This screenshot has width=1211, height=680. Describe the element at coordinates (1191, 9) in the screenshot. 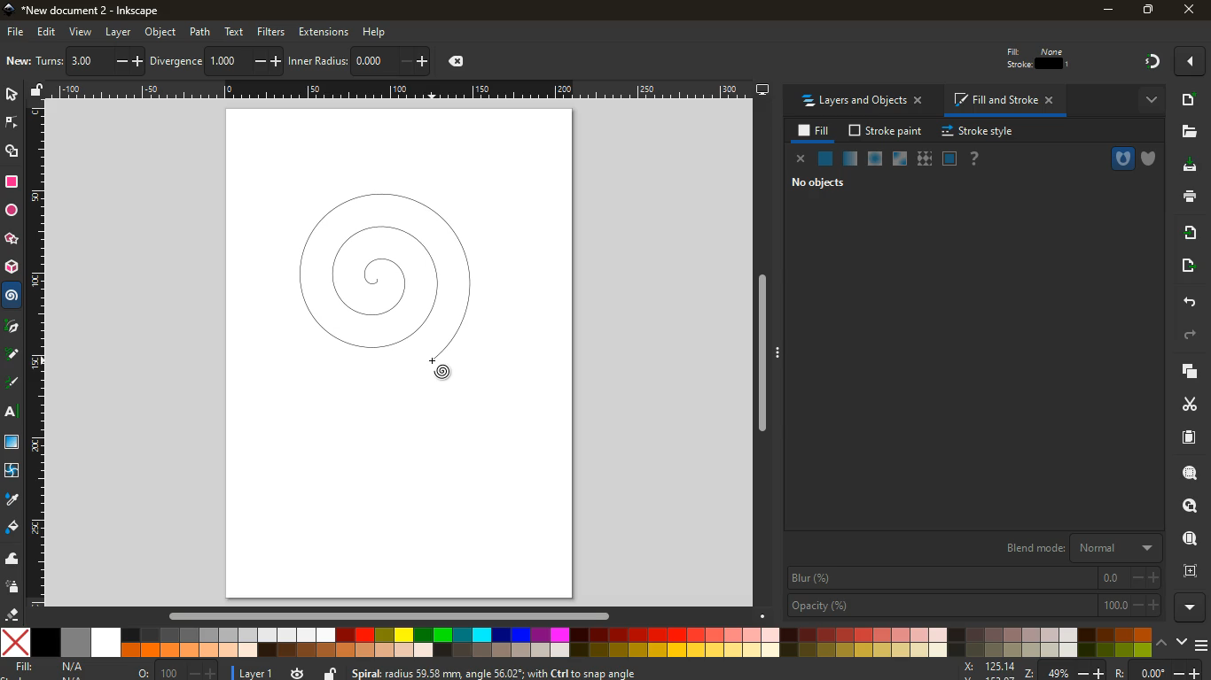

I see `` at that location.